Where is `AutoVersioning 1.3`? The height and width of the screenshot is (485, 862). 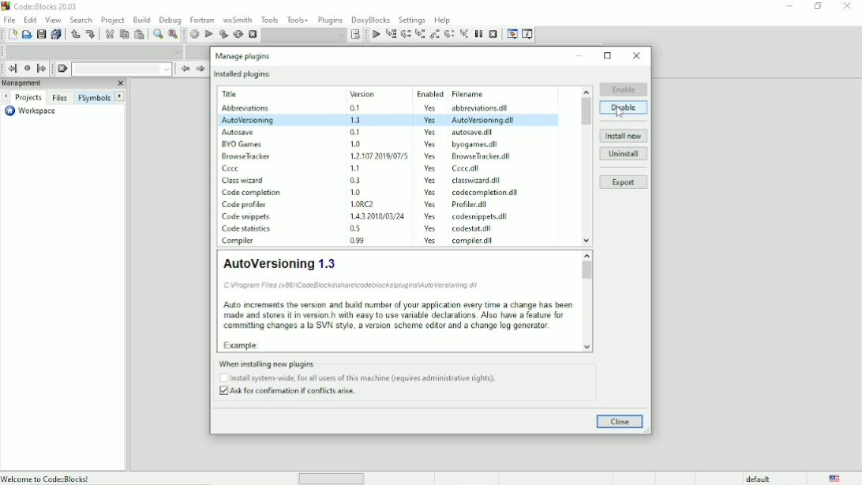 AutoVersioning 1.3 is located at coordinates (278, 262).